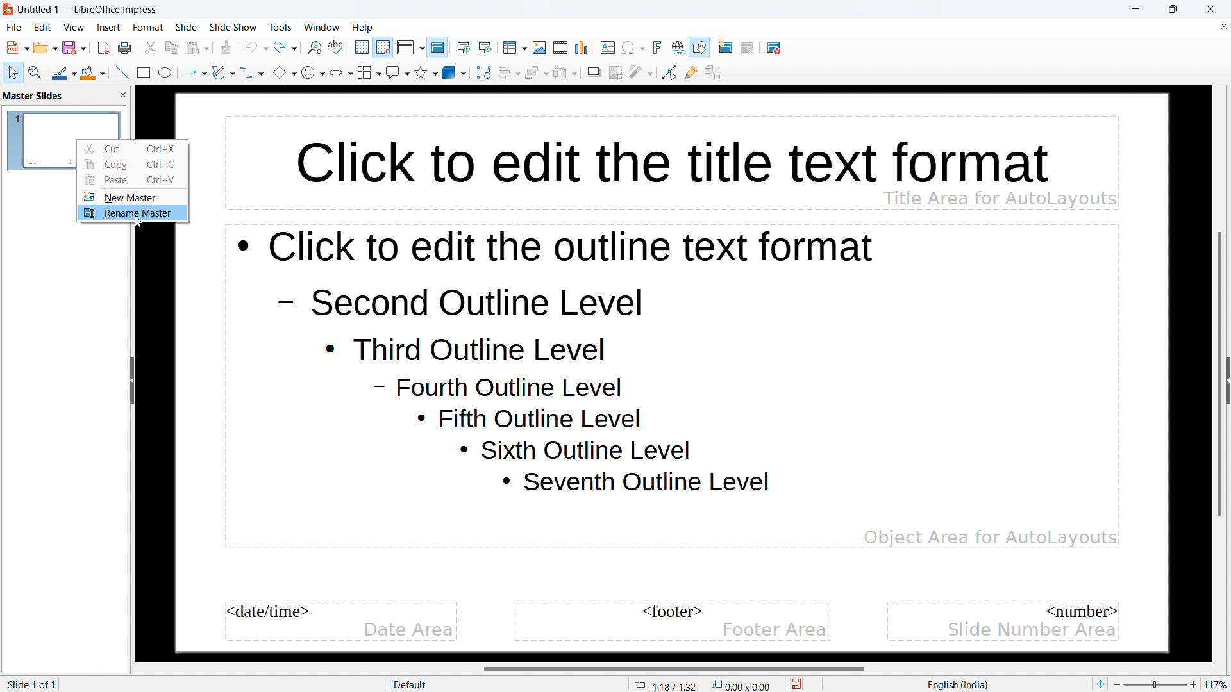 This screenshot has width=1231, height=692. I want to click on dimensions, so click(742, 685).